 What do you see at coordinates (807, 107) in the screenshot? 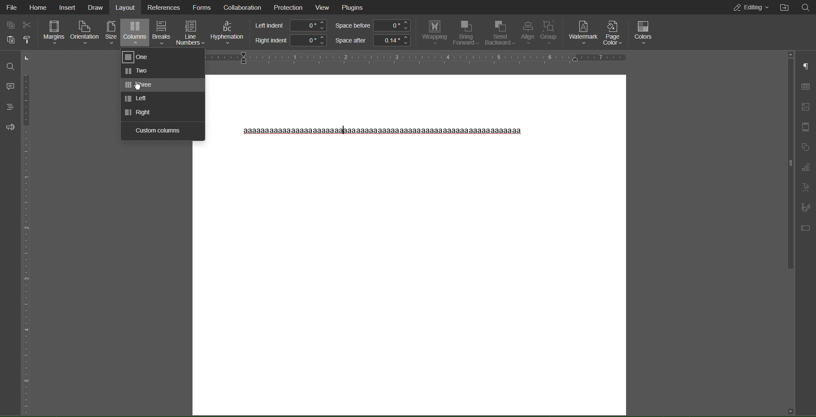
I see `Image Settings` at bounding box center [807, 107].